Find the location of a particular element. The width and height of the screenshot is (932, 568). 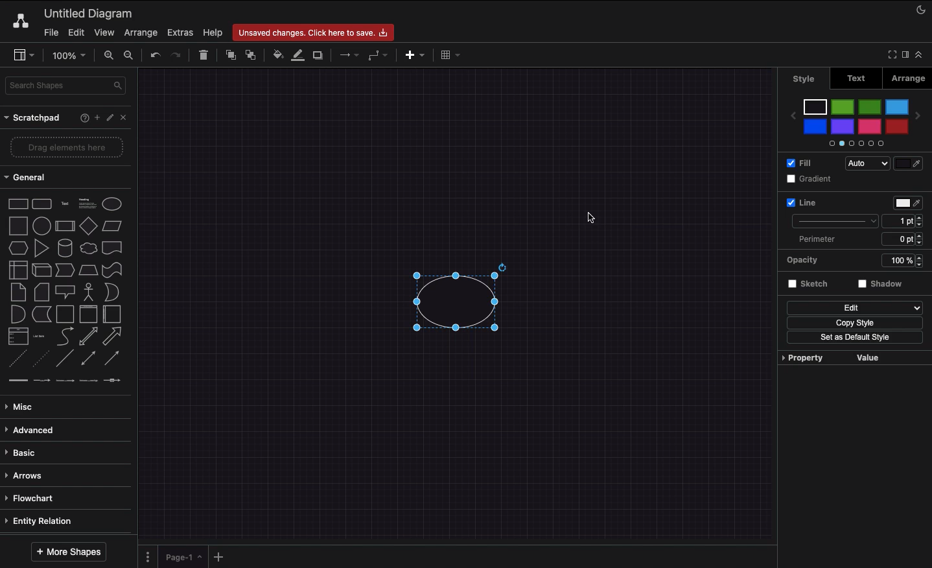

Fill color is located at coordinates (277, 56).